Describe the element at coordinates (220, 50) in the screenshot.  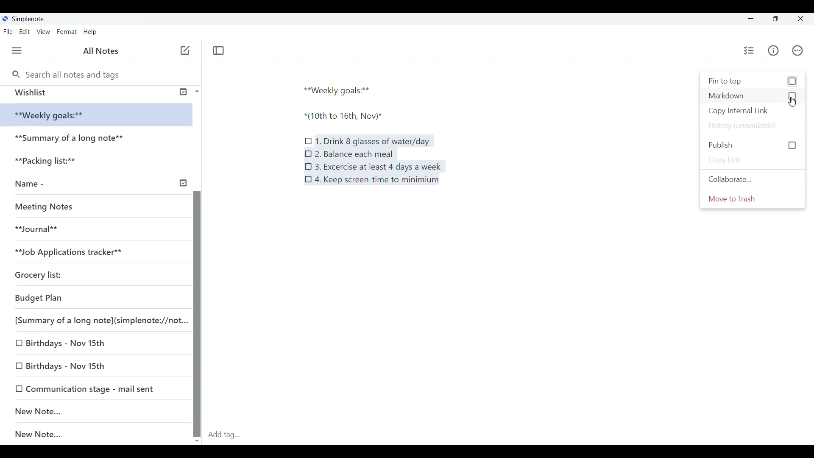
I see `Toggle focus mode` at that location.